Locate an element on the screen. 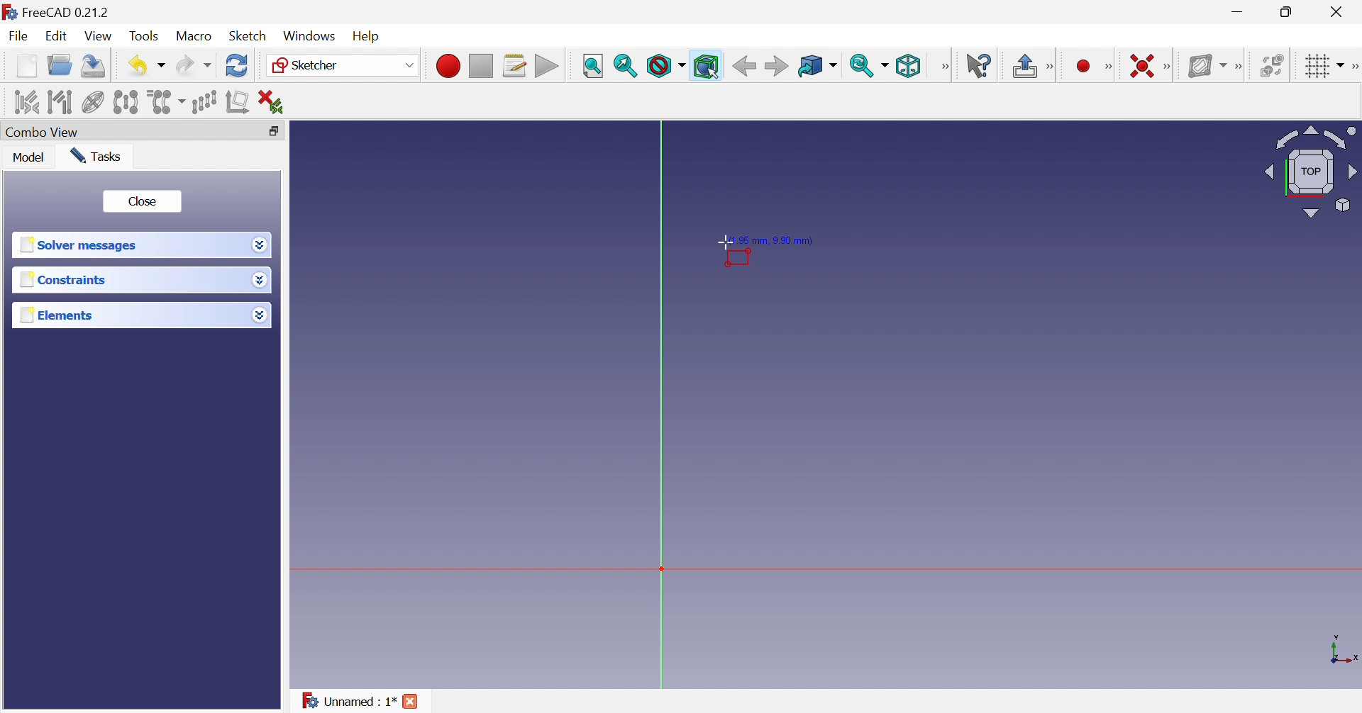 The width and height of the screenshot is (1362, 713). Macros... is located at coordinates (515, 67).